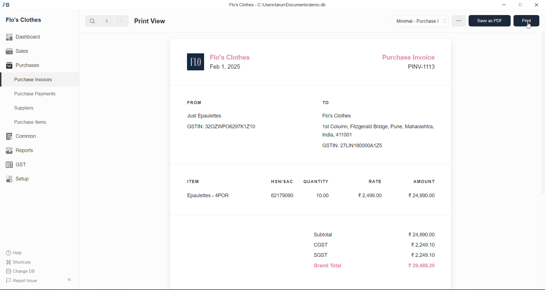 This screenshot has width=545, height=290. Describe the element at coordinates (373, 235) in the screenshot. I see `Subtotal ₹24,990.00` at that location.